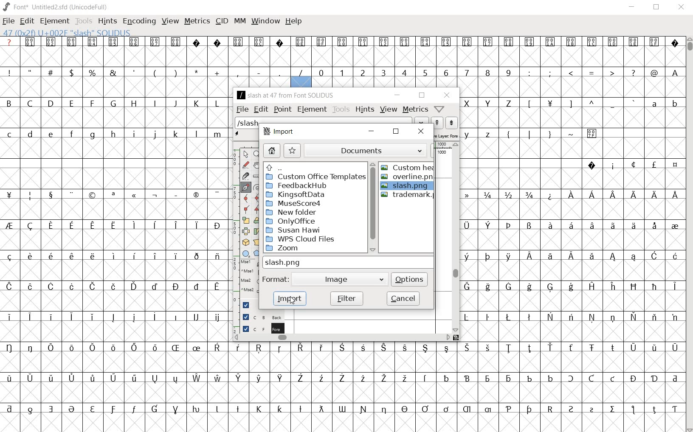 This screenshot has height=432, width=693. What do you see at coordinates (408, 167) in the screenshot?
I see `CUSTOM HEART` at bounding box center [408, 167].